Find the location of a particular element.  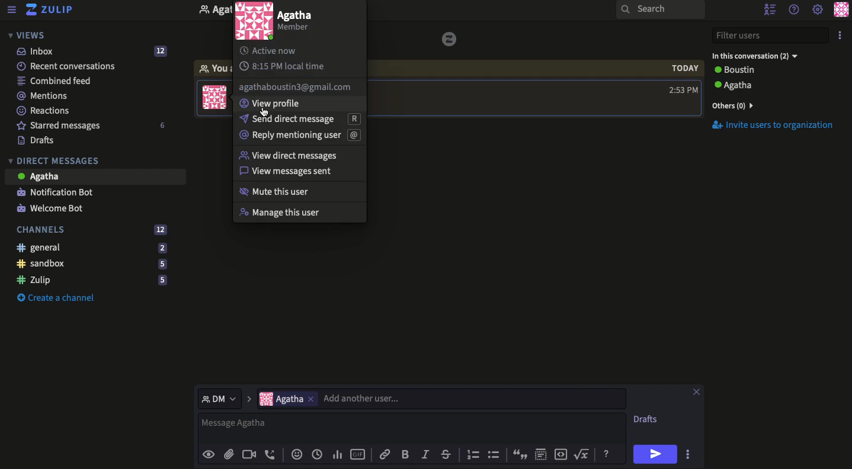

File is located at coordinates (229, 455).